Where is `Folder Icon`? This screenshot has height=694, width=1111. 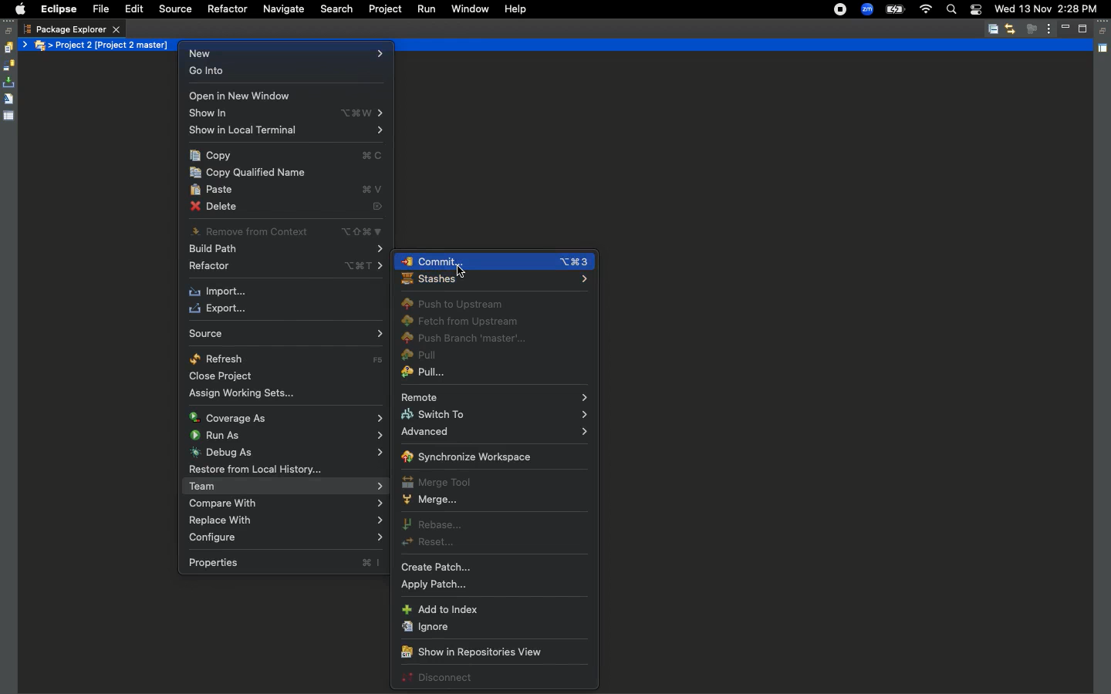
Folder Icon is located at coordinates (42, 46).